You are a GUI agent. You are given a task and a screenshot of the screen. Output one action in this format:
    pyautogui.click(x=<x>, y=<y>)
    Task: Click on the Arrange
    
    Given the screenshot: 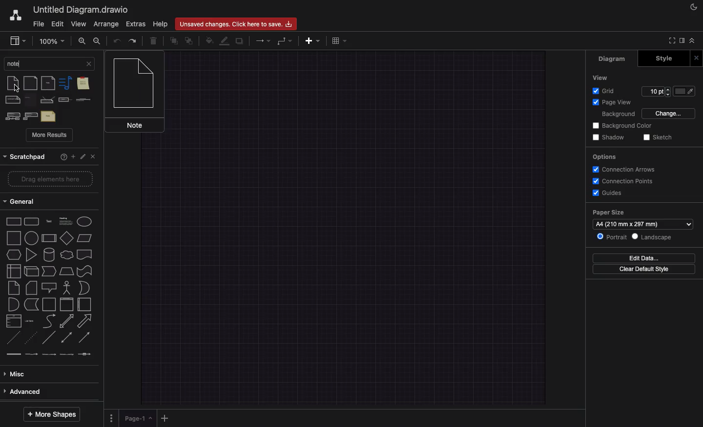 What is the action you would take?
    pyautogui.click(x=106, y=24)
    